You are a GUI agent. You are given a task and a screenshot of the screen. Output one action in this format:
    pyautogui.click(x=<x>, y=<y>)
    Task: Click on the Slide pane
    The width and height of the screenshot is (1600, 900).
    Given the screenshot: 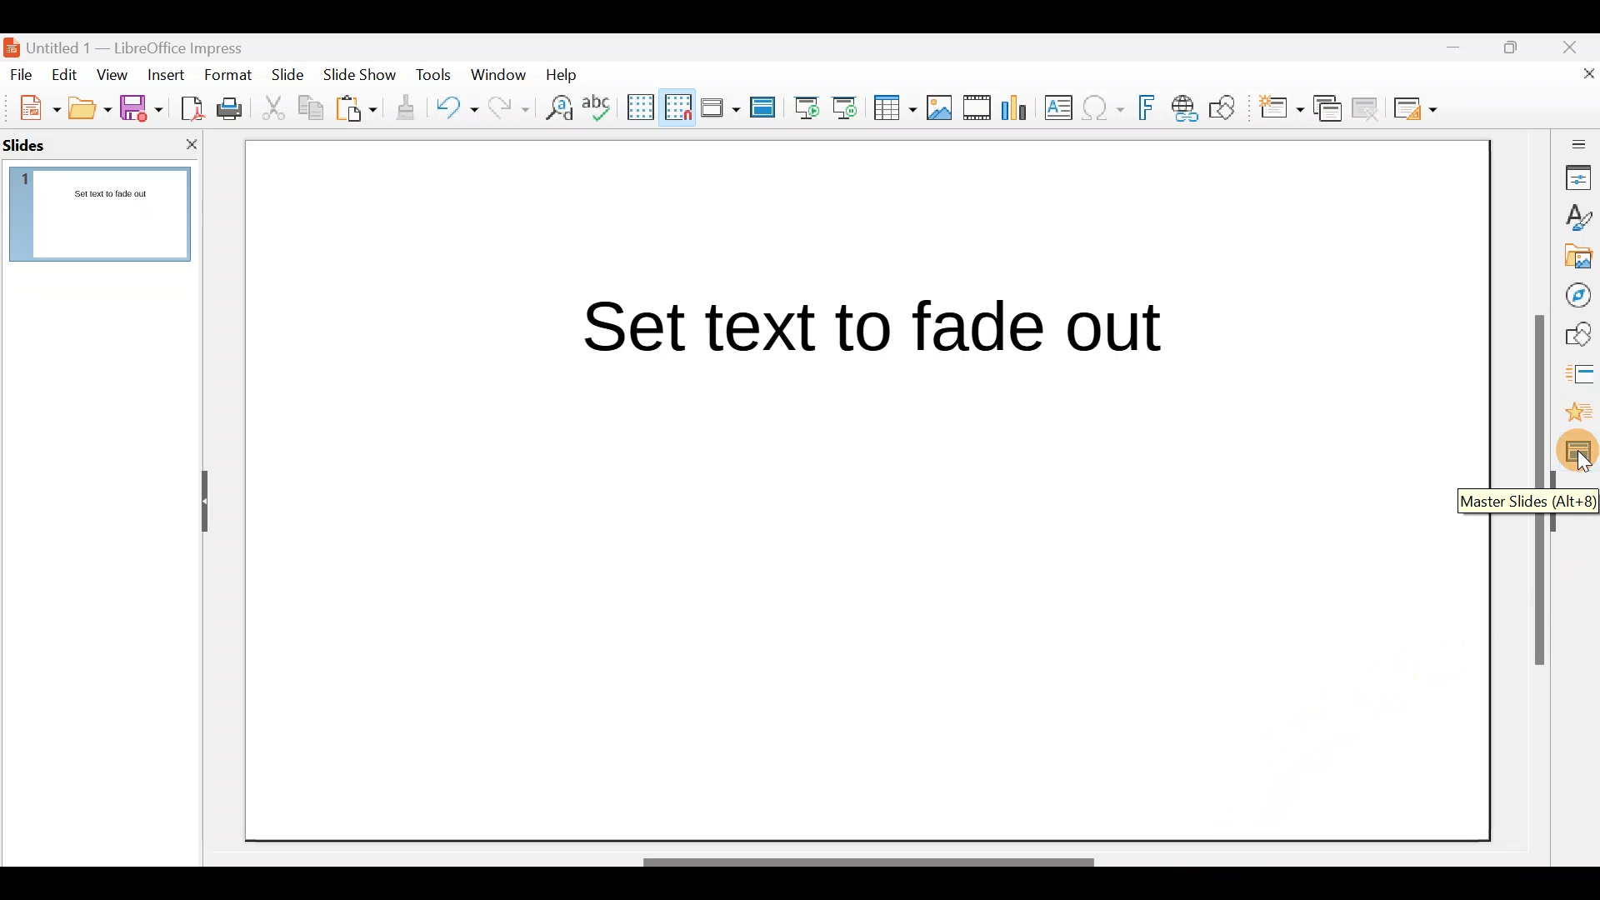 What is the action you would take?
    pyautogui.click(x=110, y=220)
    